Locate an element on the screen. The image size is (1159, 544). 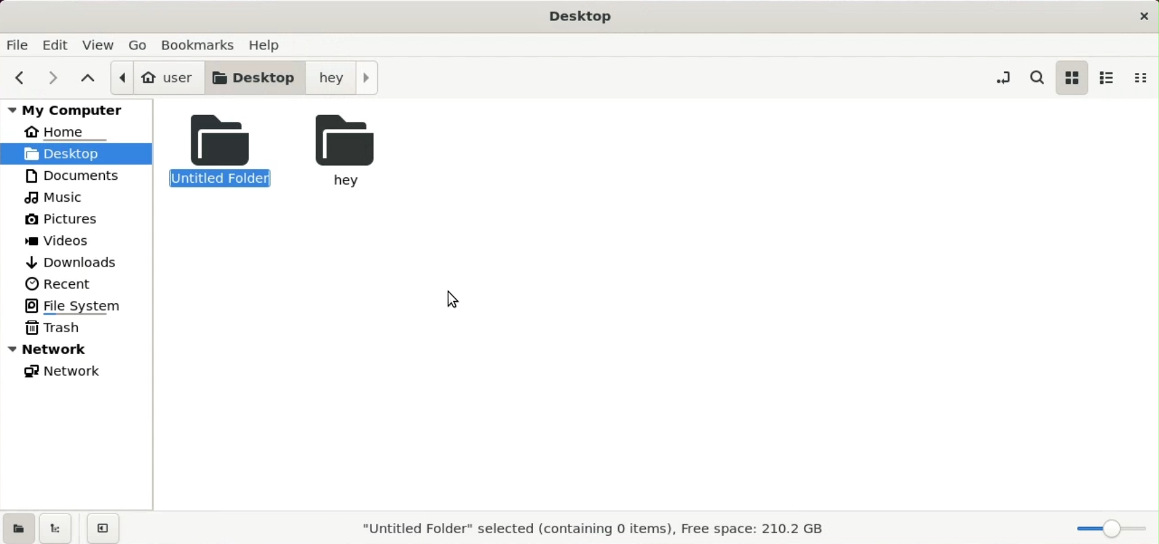
music is located at coordinates (57, 197).